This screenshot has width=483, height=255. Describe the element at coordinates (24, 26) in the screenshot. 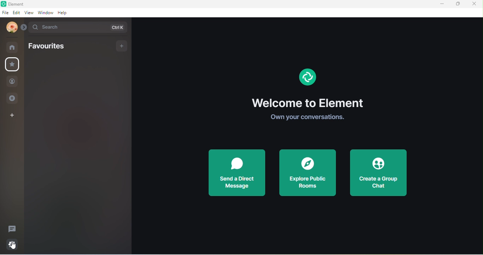

I see `expand` at that location.